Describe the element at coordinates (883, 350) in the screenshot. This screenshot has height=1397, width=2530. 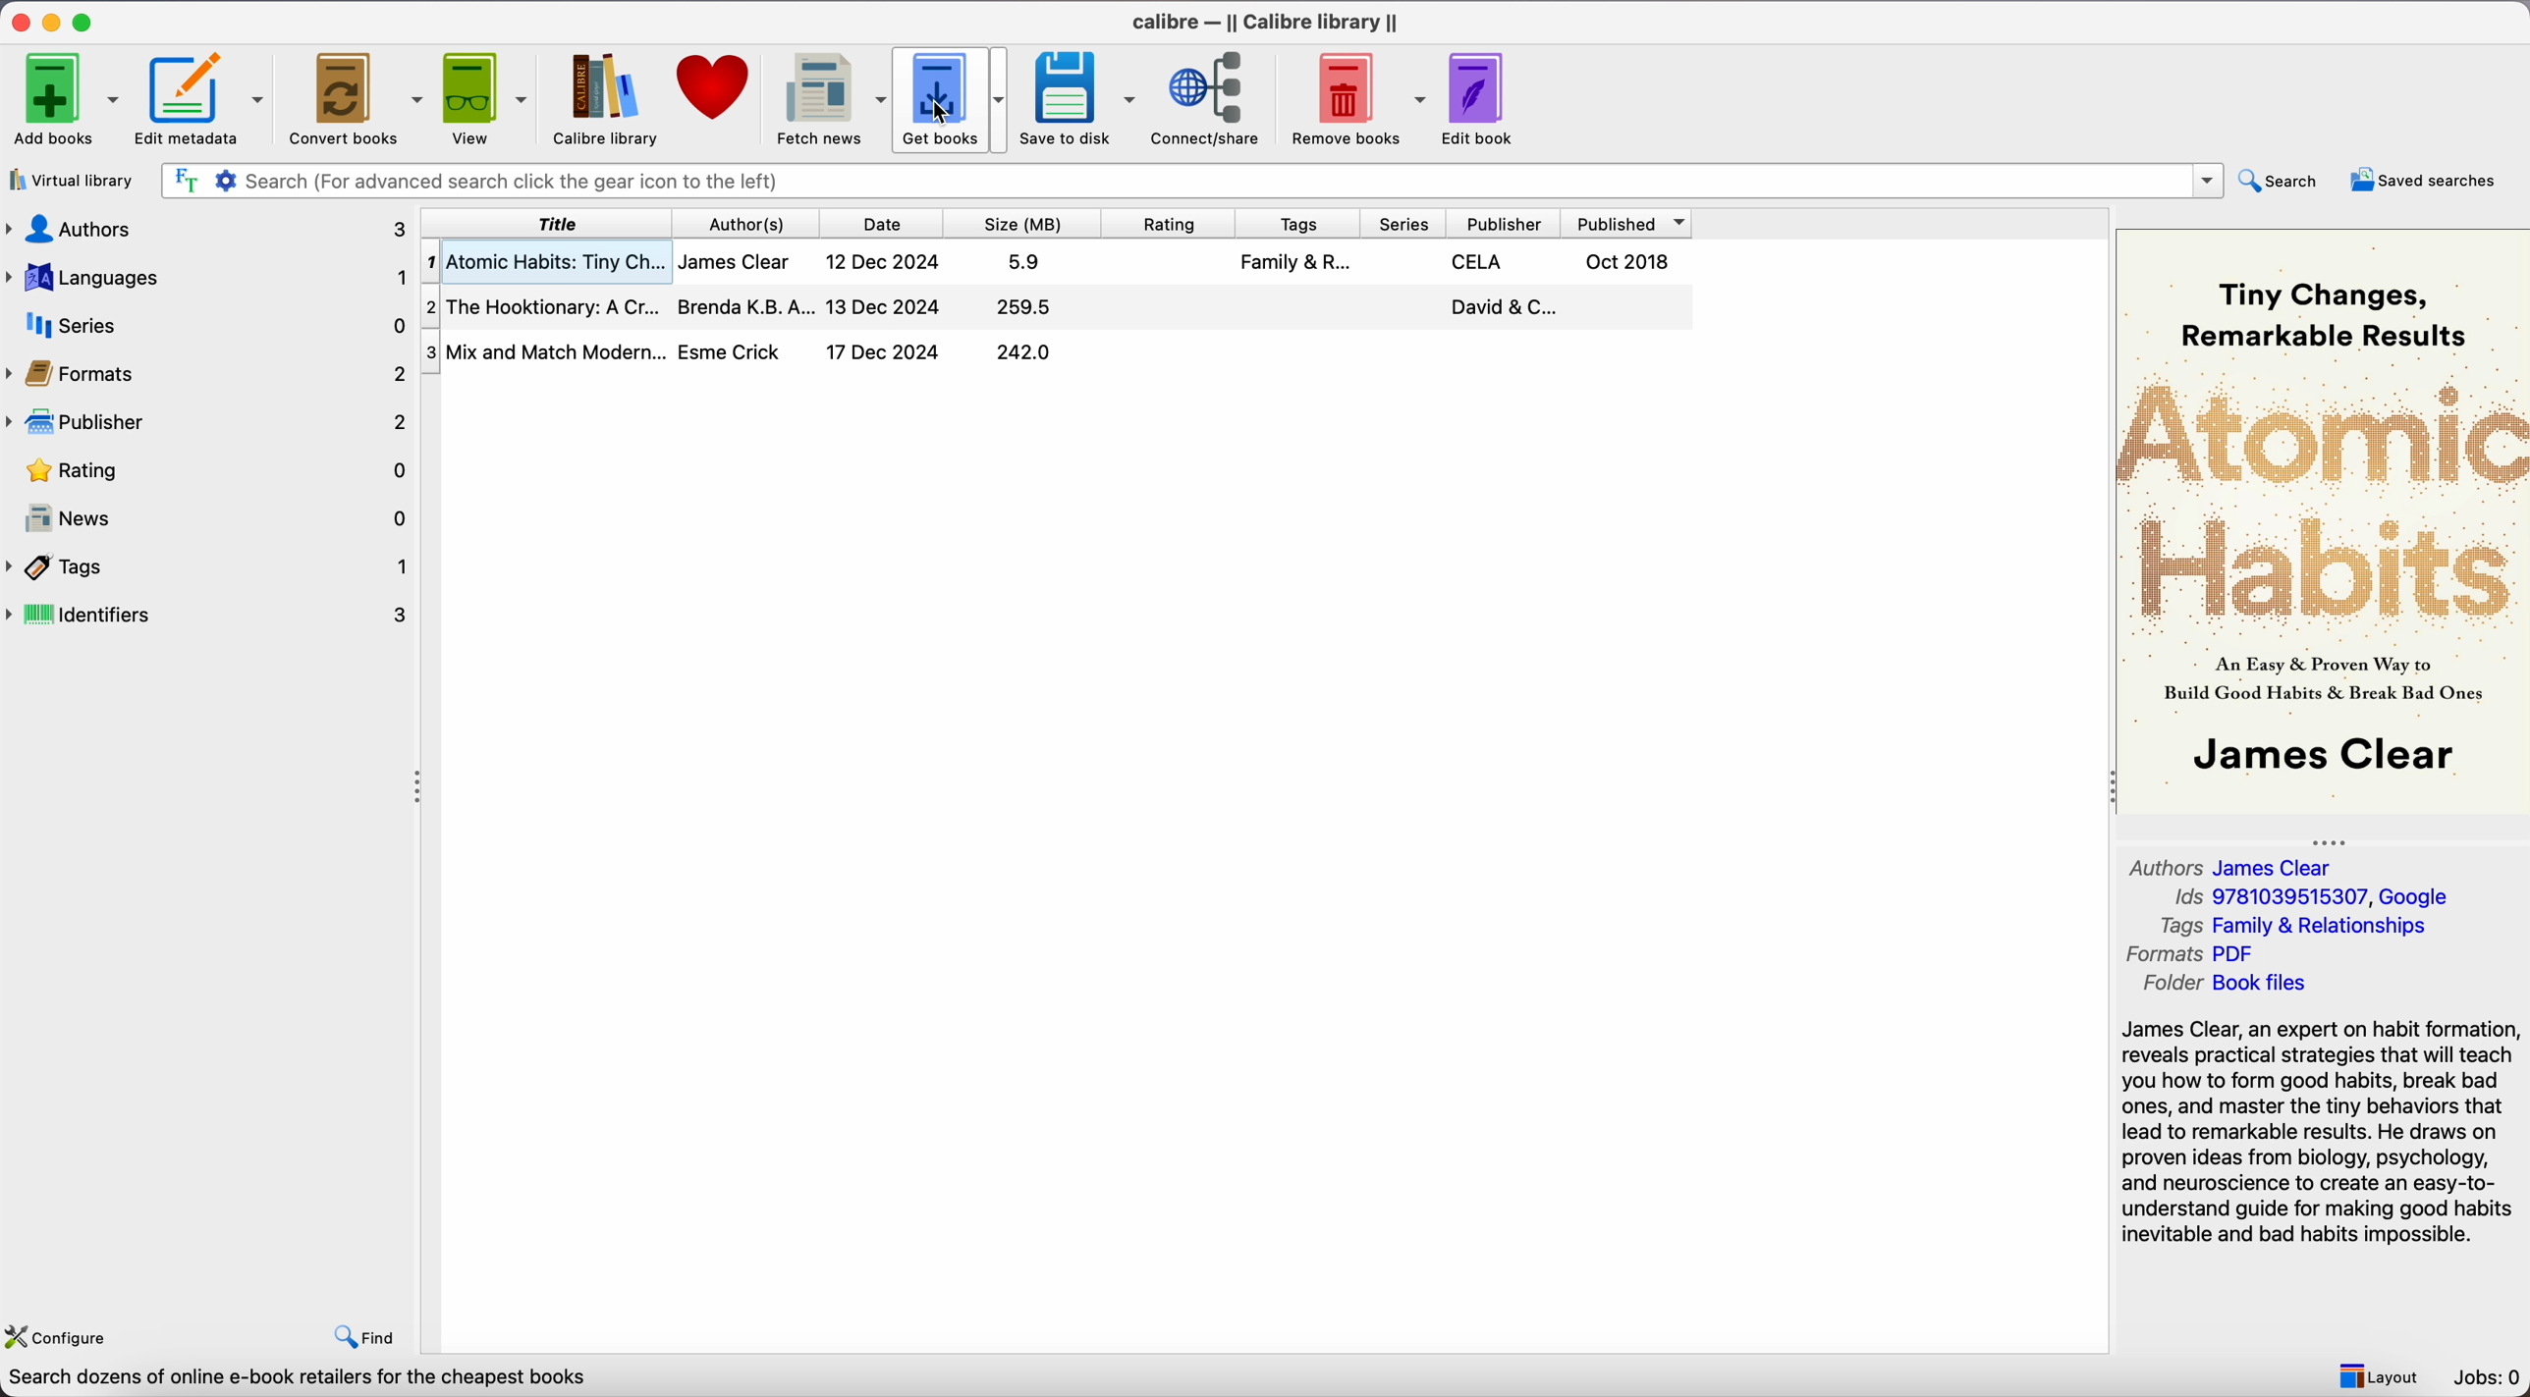
I see `17 Dec 2024` at that location.